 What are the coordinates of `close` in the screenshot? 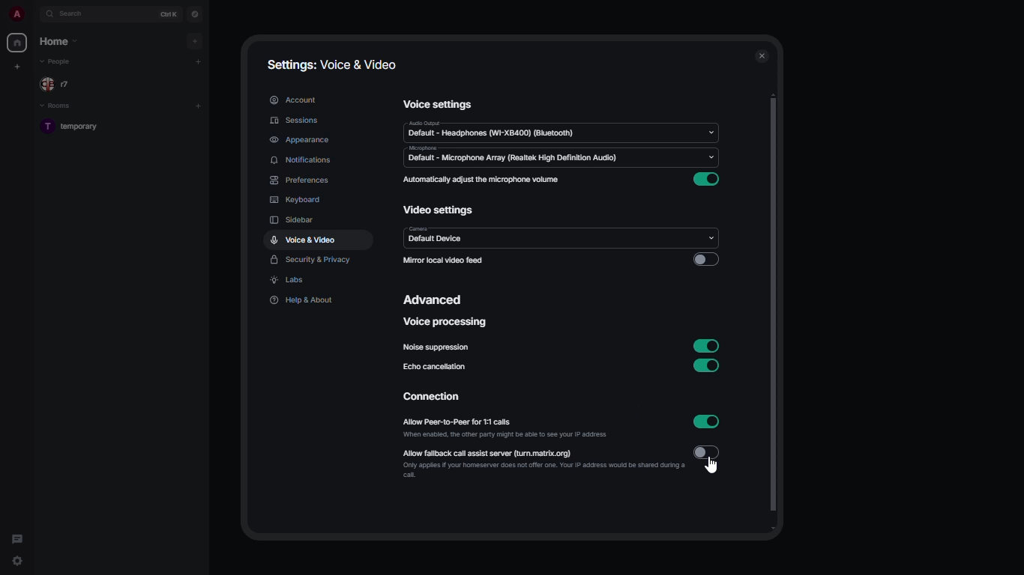 It's located at (762, 55).